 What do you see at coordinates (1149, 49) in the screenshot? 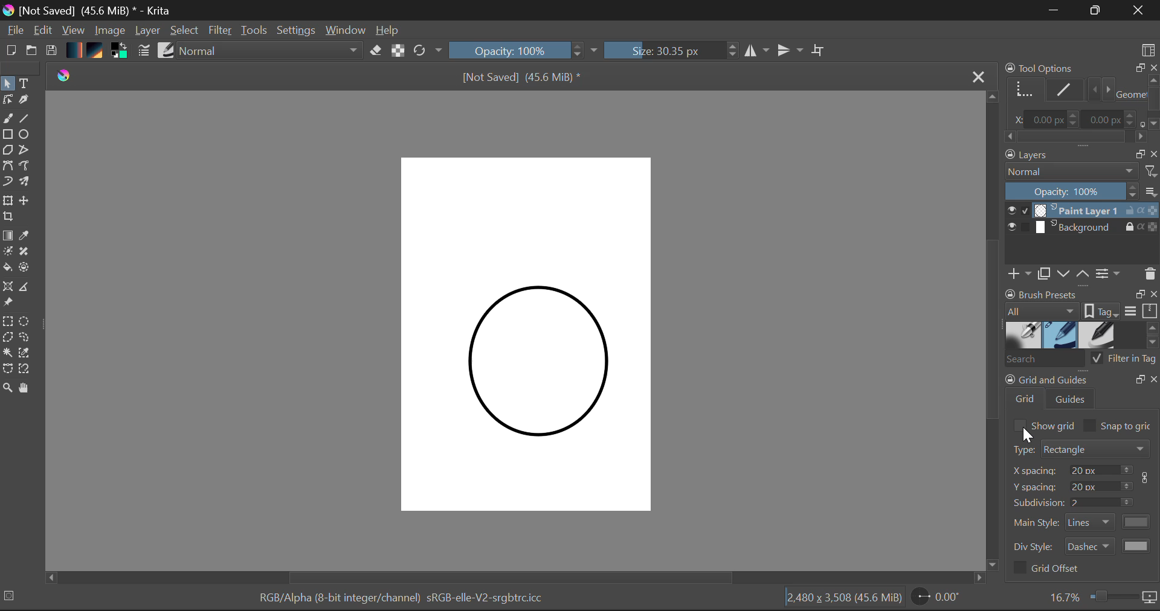
I see `Choose Workspace` at bounding box center [1149, 49].